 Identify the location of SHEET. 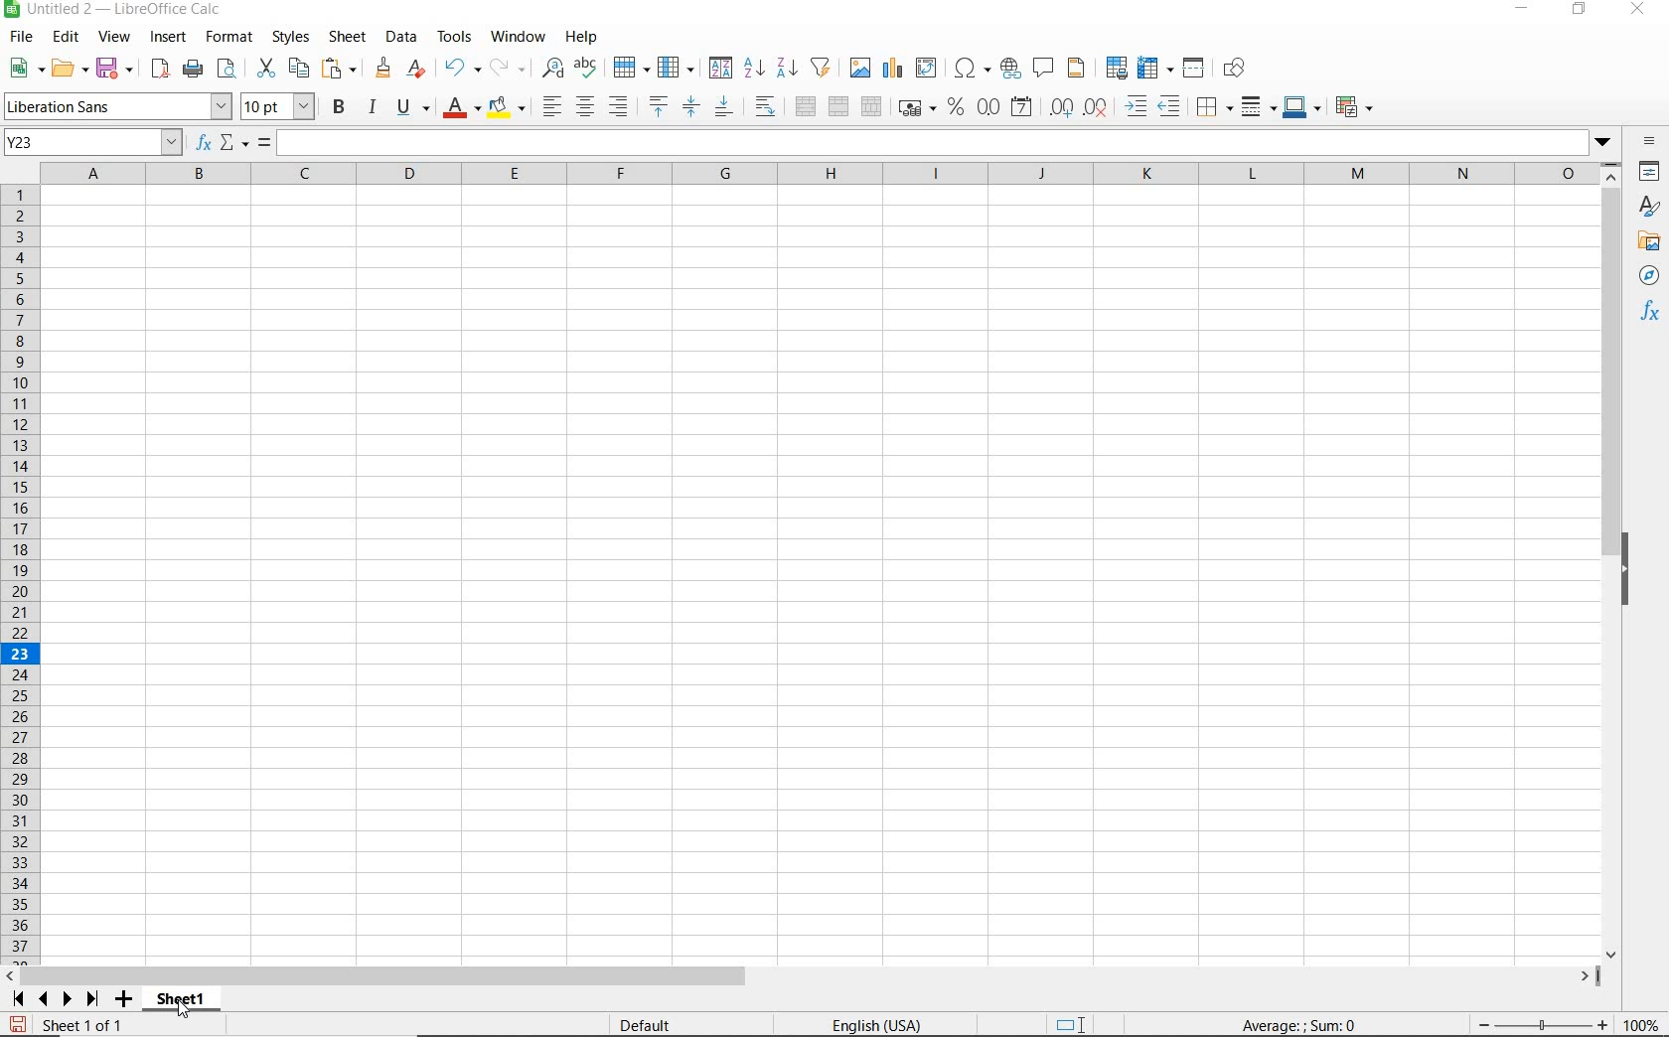
(346, 39).